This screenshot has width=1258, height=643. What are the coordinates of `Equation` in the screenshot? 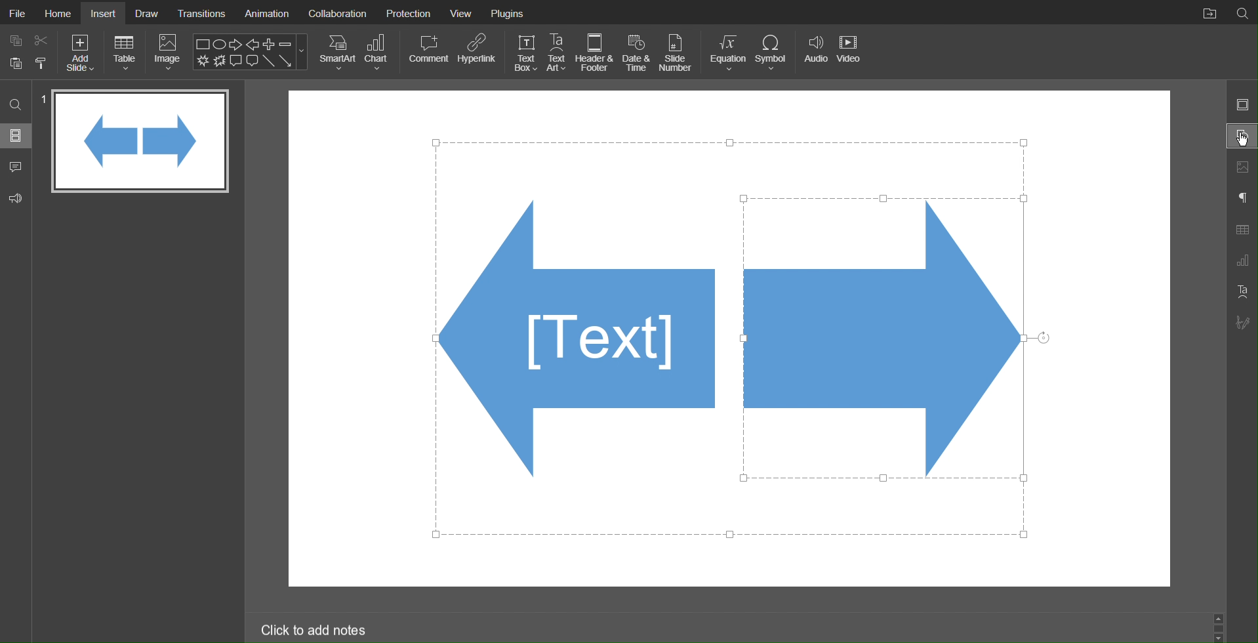 It's located at (726, 52).